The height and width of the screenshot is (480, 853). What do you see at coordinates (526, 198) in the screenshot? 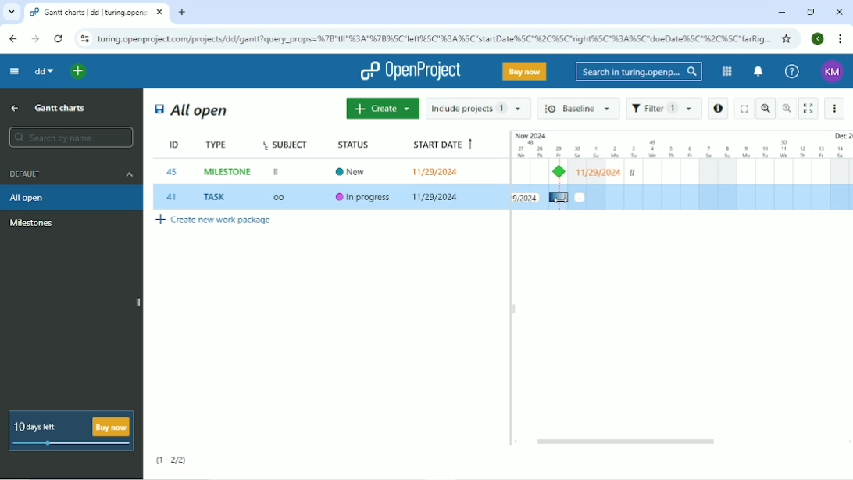
I see `Task start date` at bounding box center [526, 198].